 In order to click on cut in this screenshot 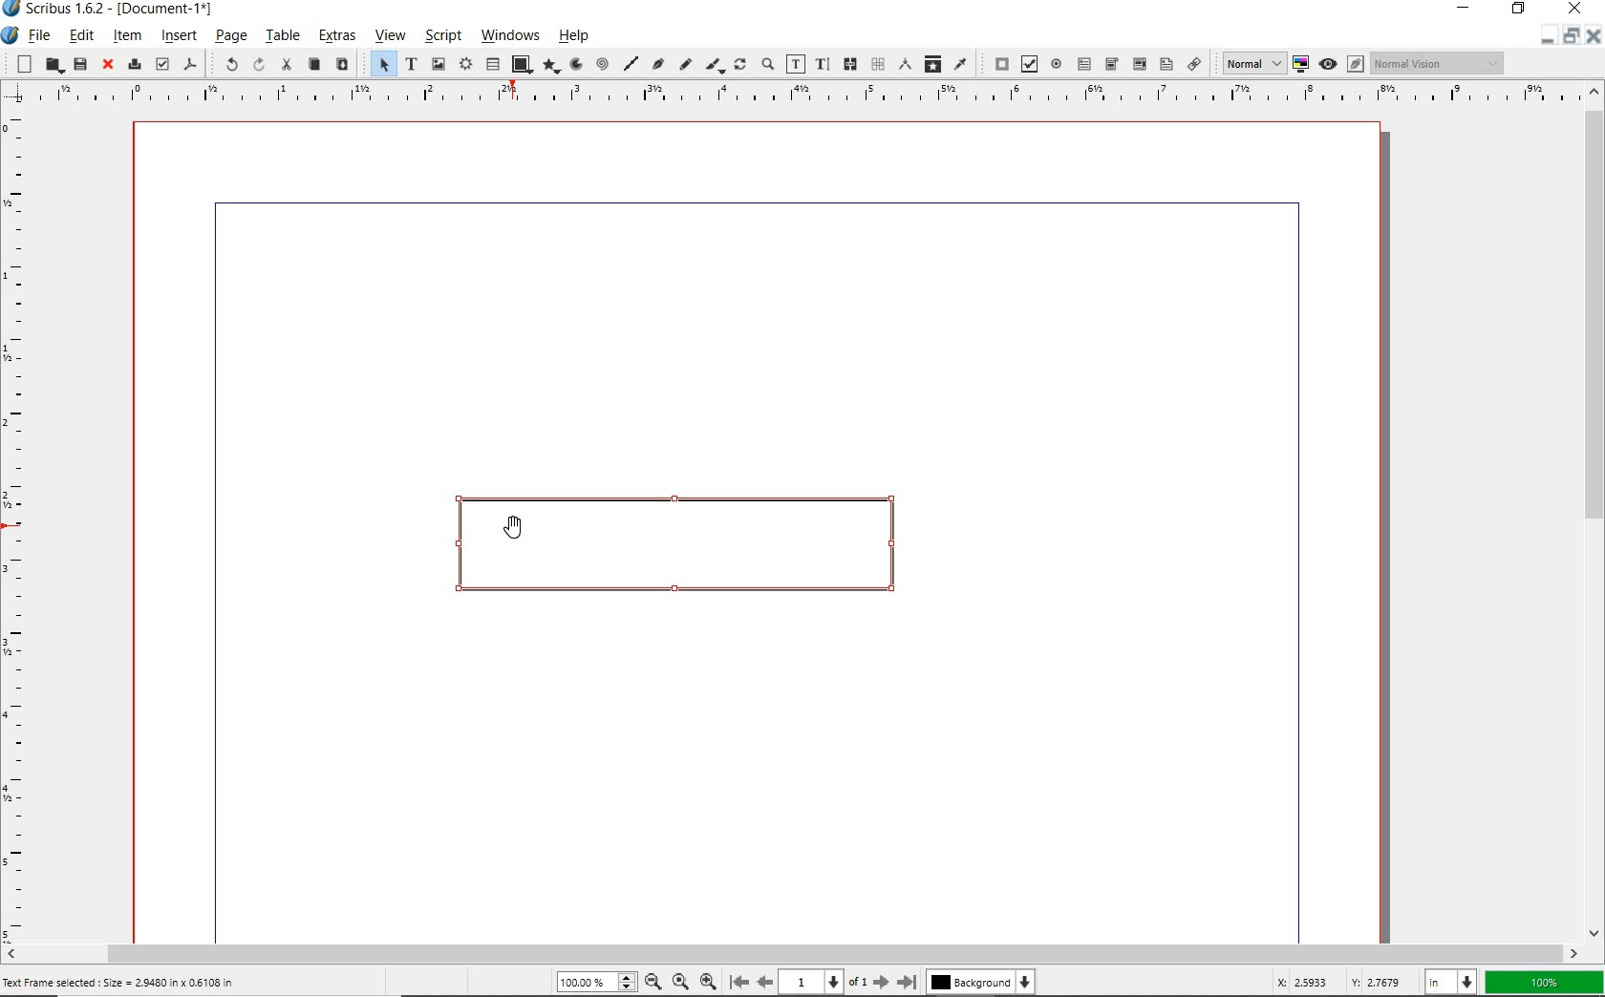, I will do `click(286, 65)`.